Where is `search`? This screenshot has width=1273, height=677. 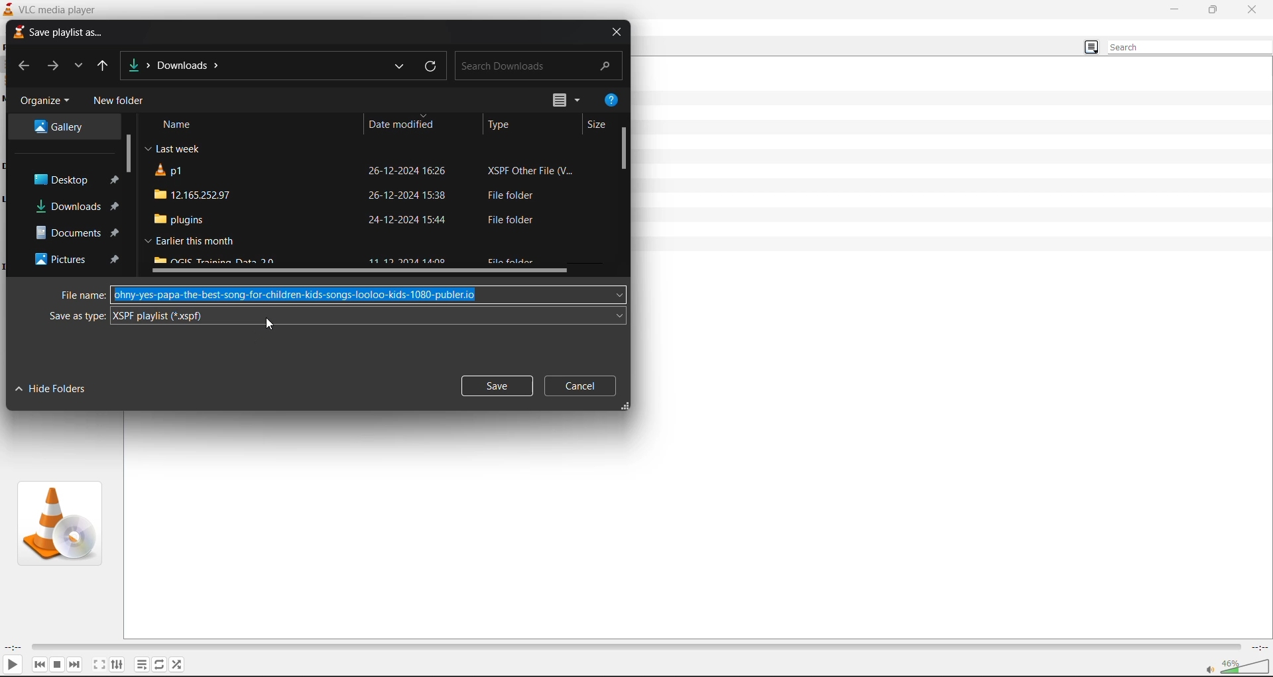
search is located at coordinates (1189, 48).